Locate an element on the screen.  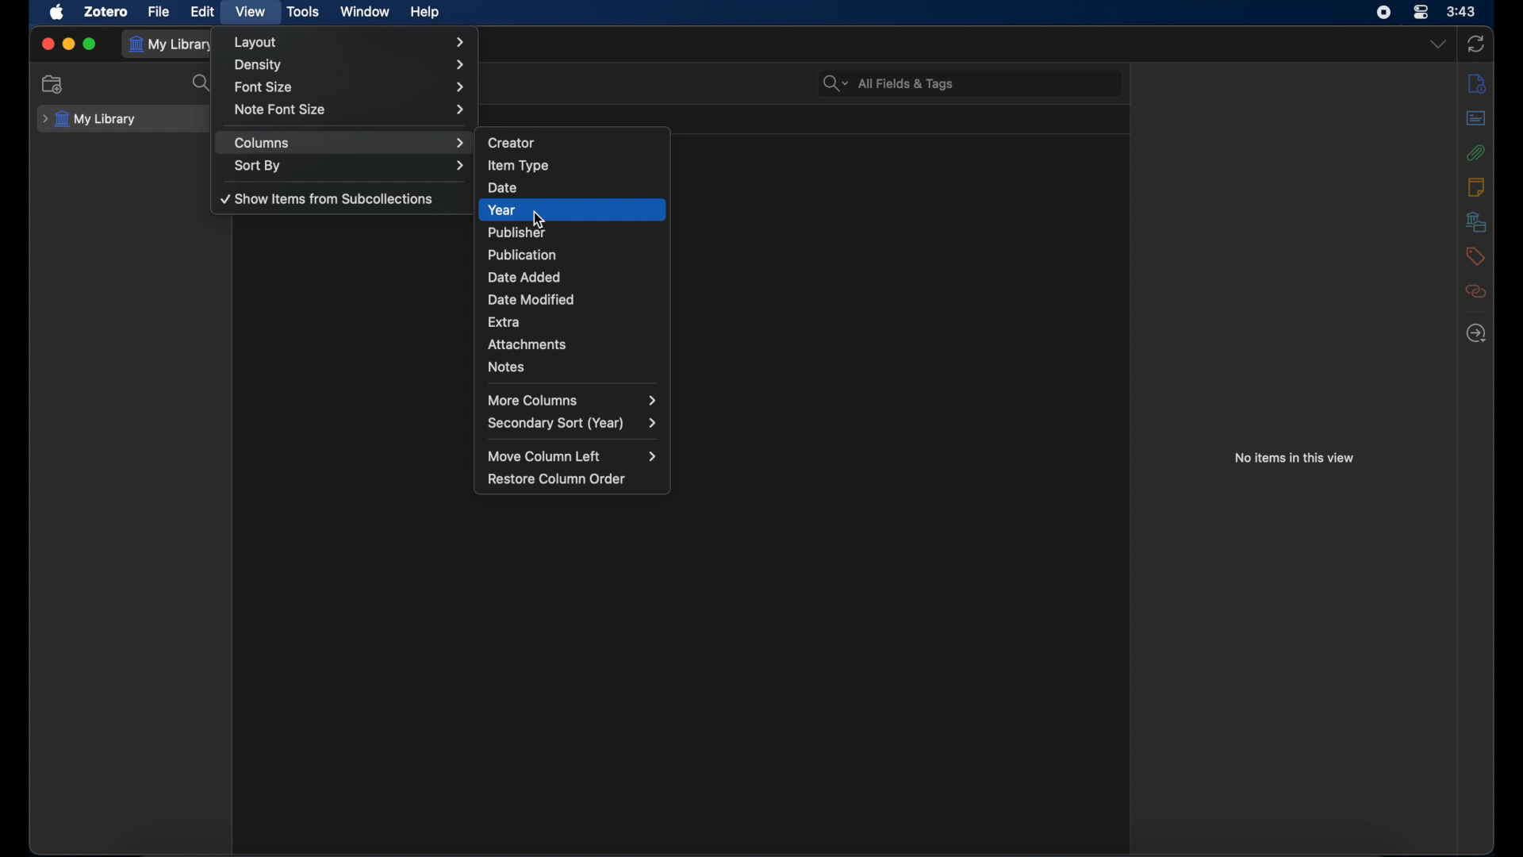
move column left is located at coordinates (572, 455).